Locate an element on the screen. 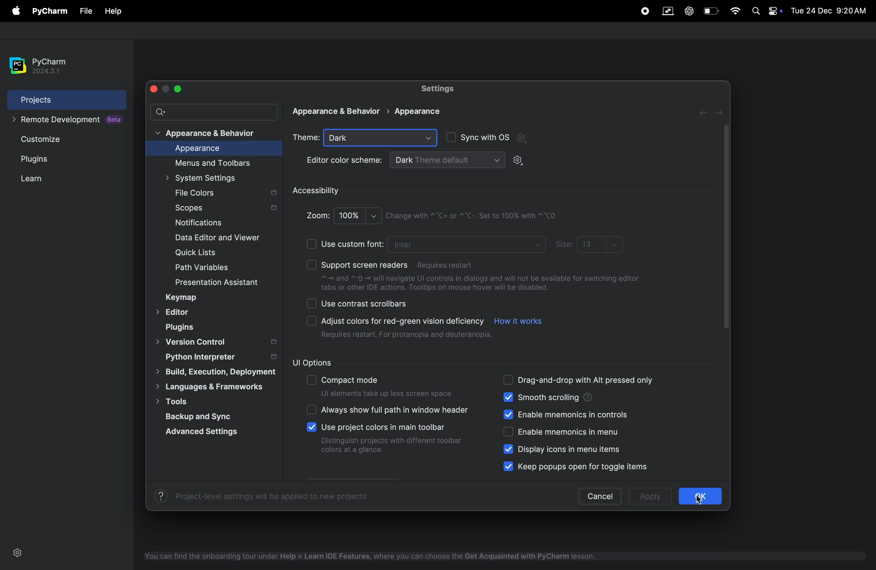 The height and width of the screenshot is (570, 876). checkbox is located at coordinates (509, 466).